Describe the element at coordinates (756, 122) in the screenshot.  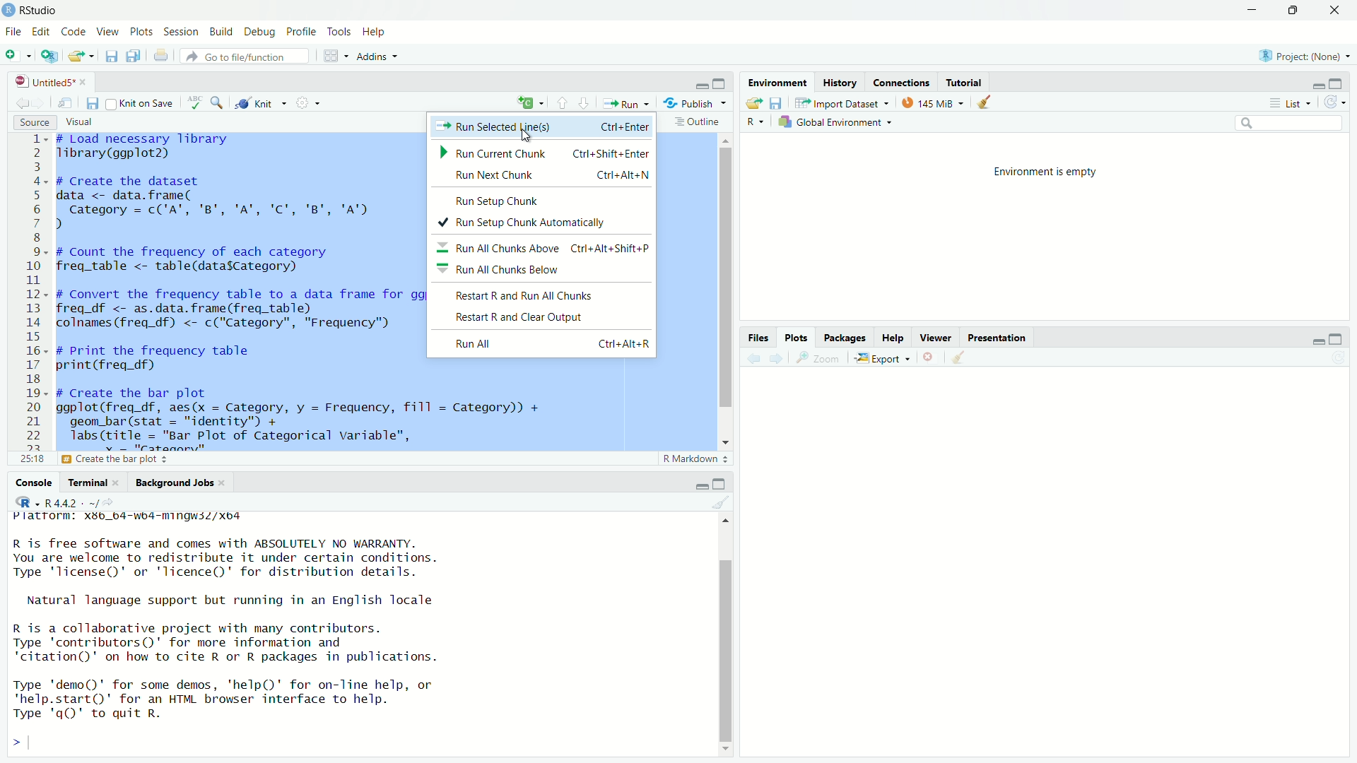
I see `R dropdown` at that location.